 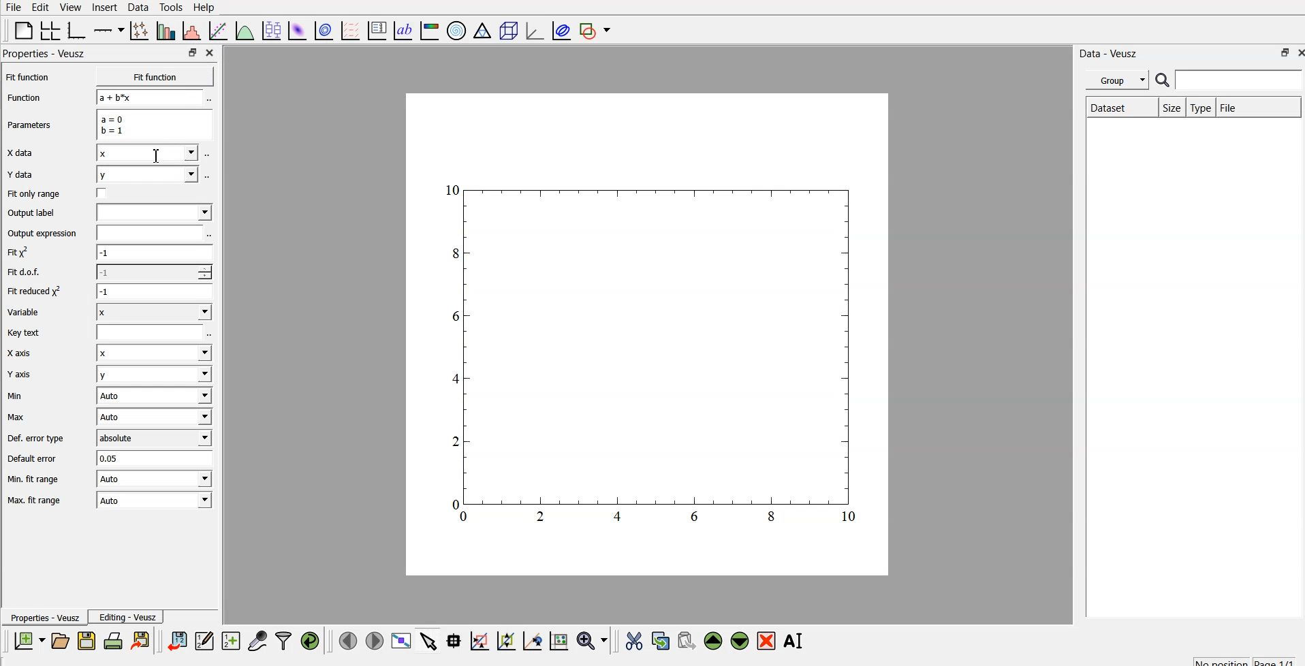 What do you see at coordinates (633, 643) in the screenshot?
I see `cut the selected widget` at bounding box center [633, 643].